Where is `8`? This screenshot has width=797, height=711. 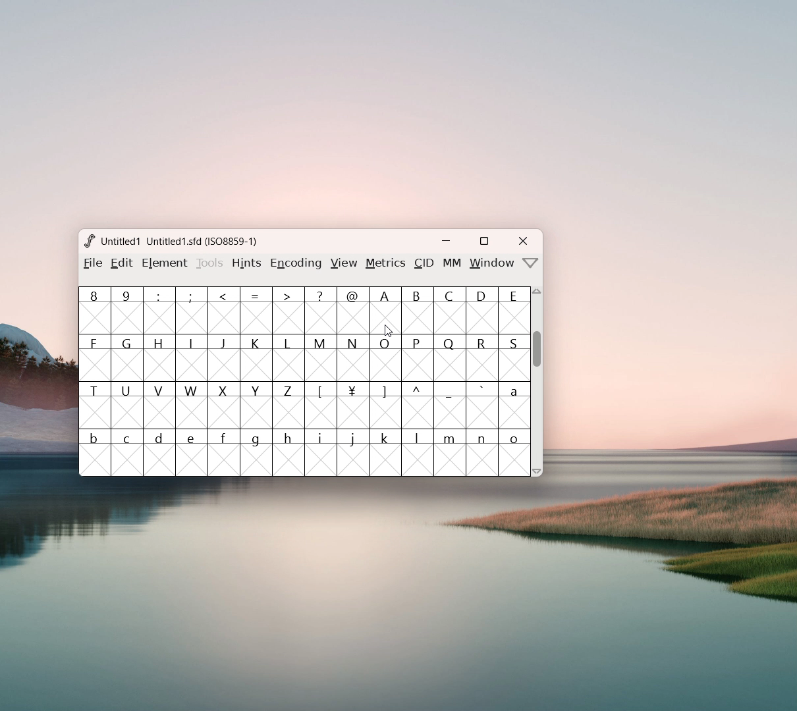
8 is located at coordinates (94, 311).